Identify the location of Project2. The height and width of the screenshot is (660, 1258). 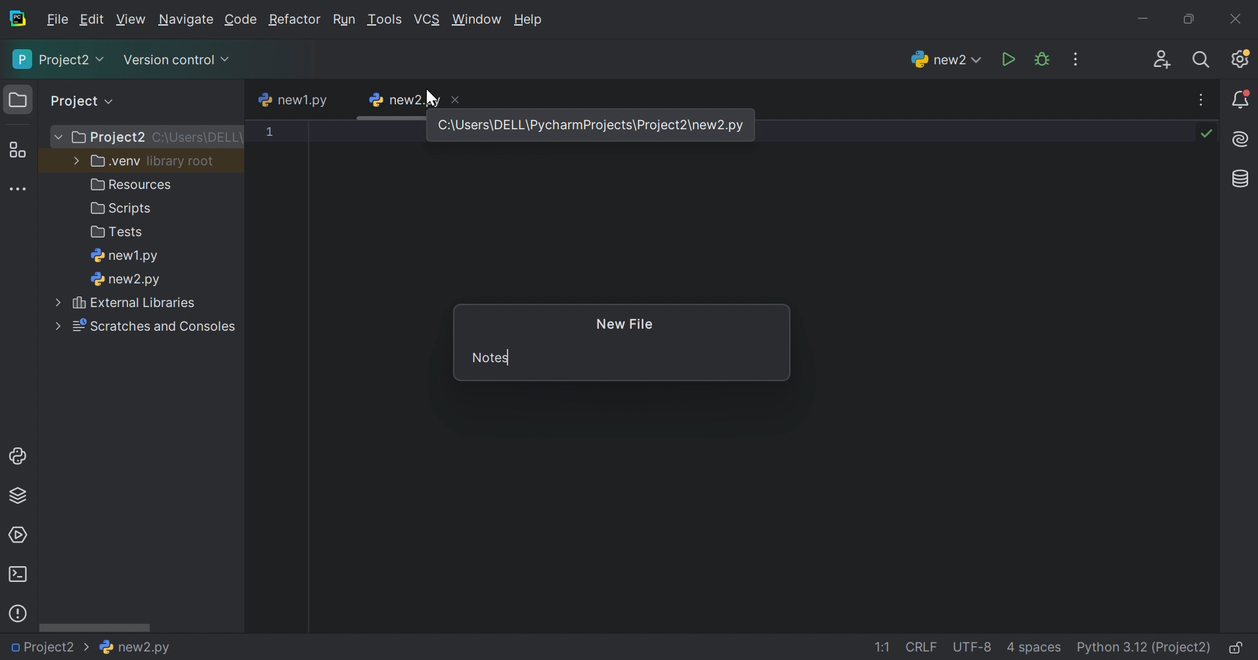
(58, 60).